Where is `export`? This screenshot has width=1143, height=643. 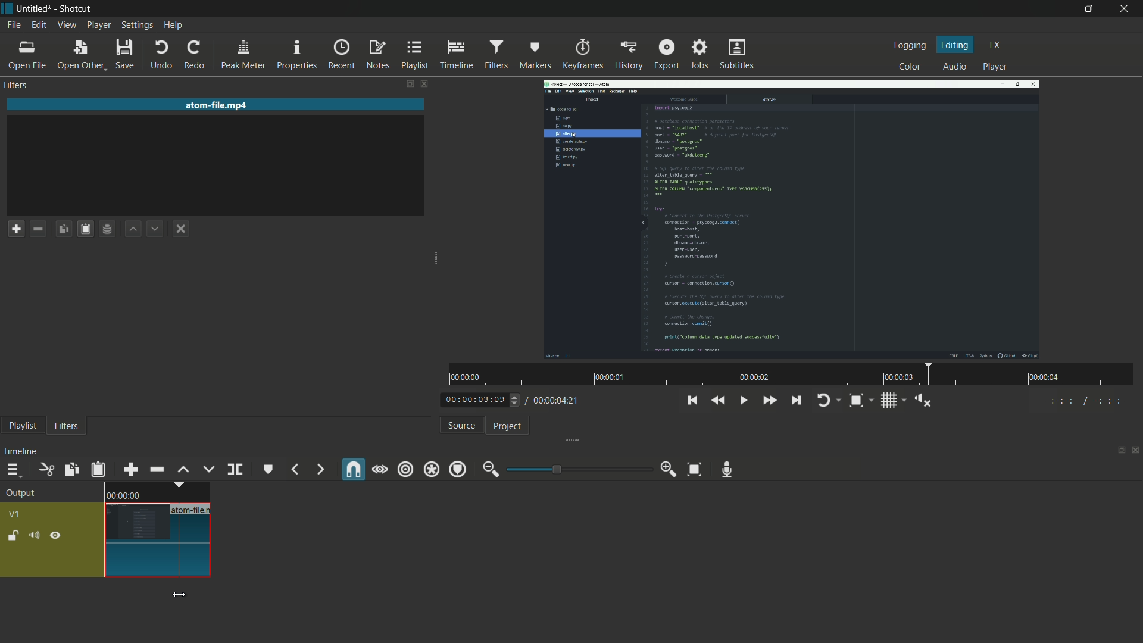
export is located at coordinates (666, 55).